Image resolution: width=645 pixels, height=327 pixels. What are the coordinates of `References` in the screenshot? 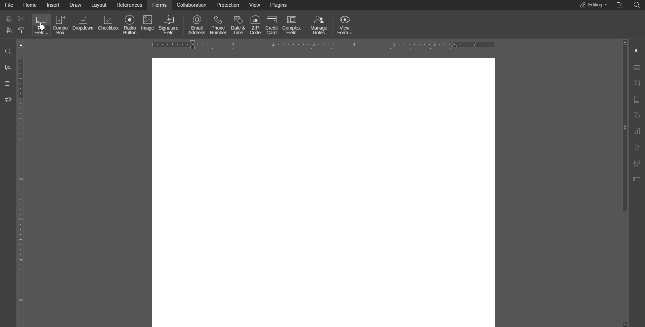 It's located at (130, 5).